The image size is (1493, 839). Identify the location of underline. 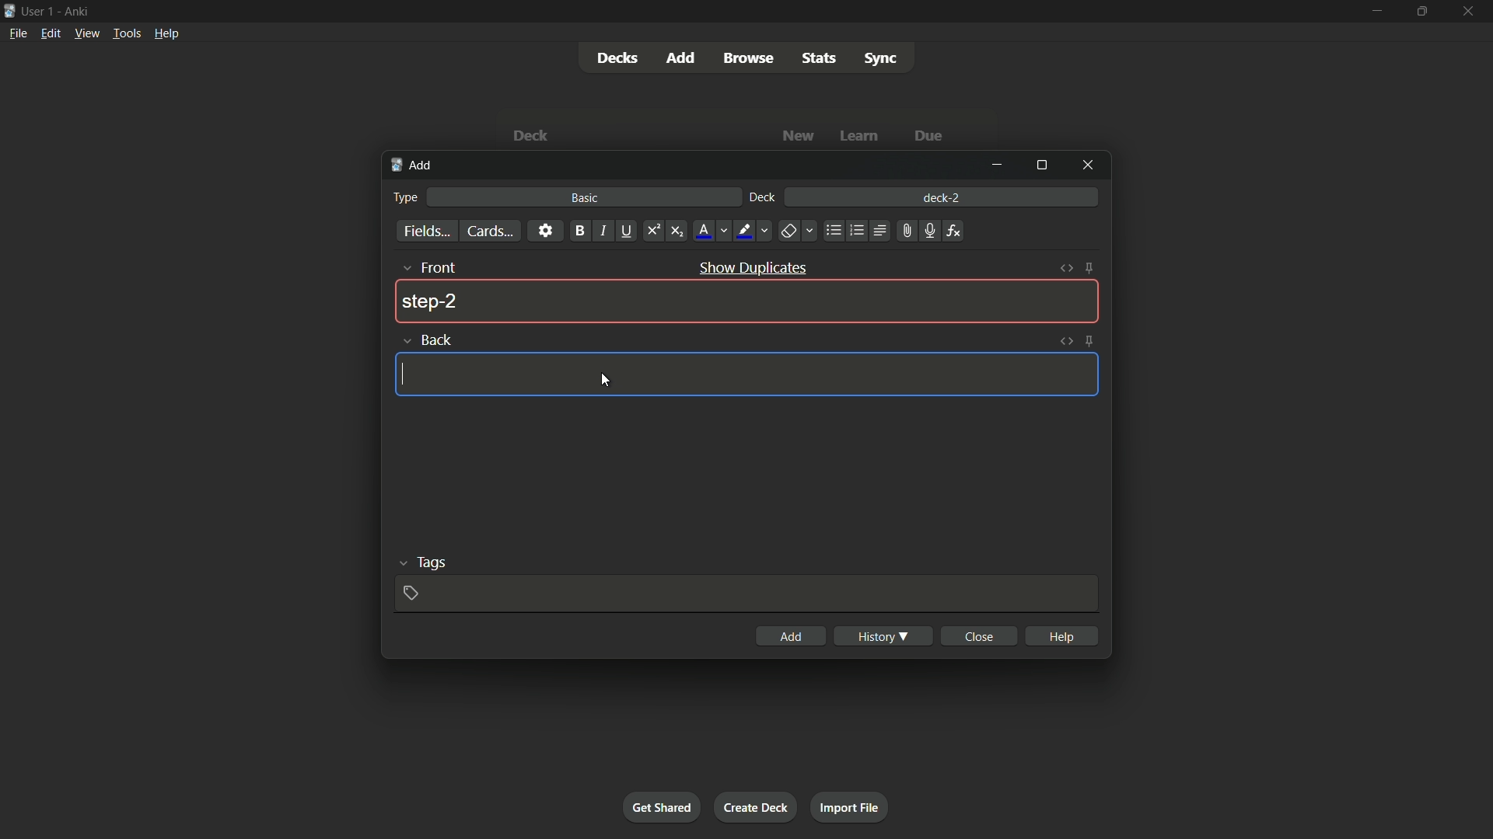
(628, 232).